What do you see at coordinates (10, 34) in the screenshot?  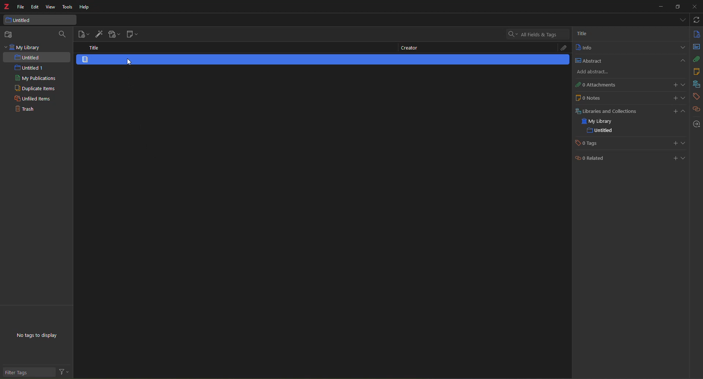 I see `new collection` at bounding box center [10, 34].